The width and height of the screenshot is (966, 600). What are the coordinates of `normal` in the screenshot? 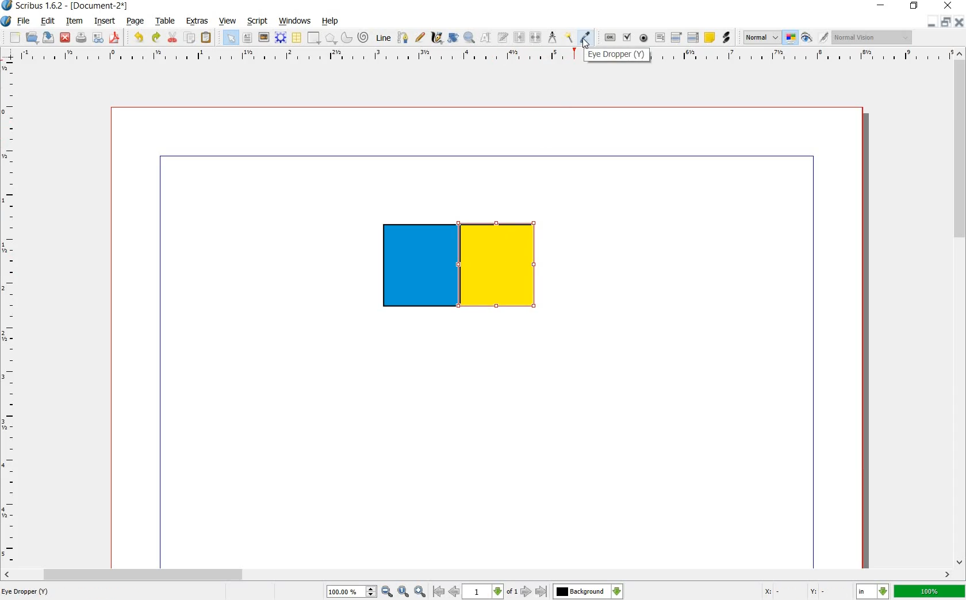 It's located at (762, 37).